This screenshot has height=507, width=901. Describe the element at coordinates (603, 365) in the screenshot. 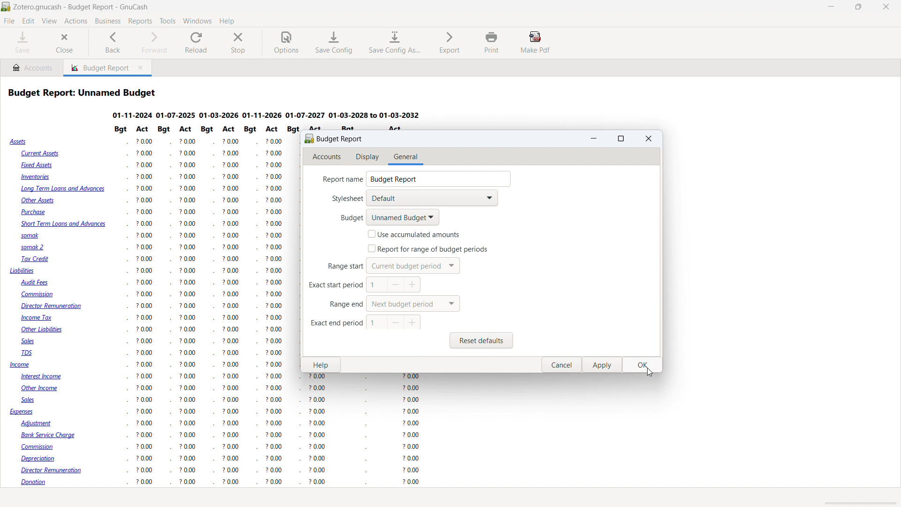

I see `apply` at that location.